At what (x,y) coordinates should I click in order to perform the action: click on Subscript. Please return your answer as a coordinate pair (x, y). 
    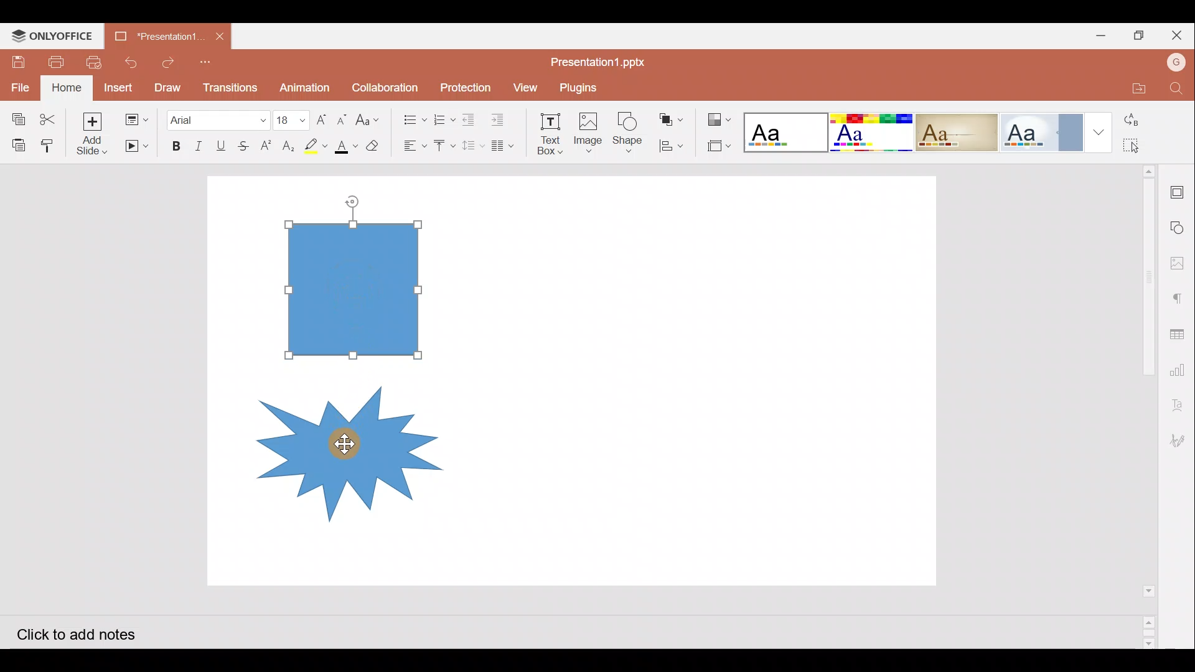
    Looking at the image, I should click on (288, 144).